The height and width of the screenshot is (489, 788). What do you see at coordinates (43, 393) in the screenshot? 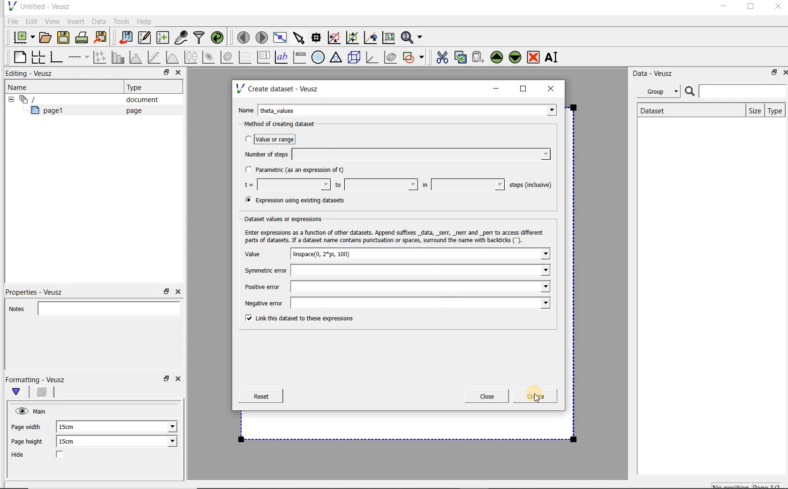
I see `Background` at bounding box center [43, 393].